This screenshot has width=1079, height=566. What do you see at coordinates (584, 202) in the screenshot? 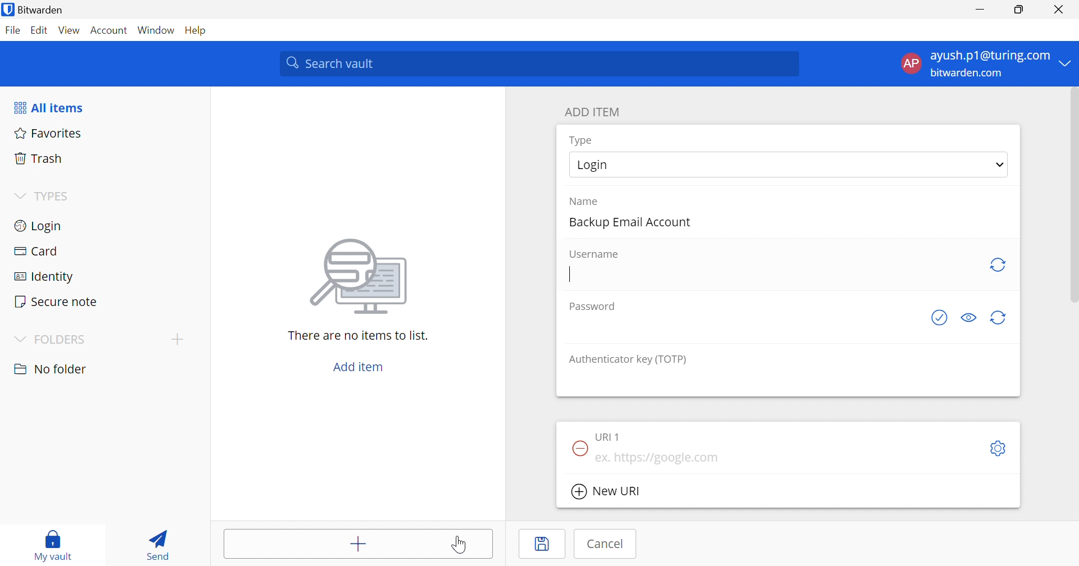
I see `Name` at bounding box center [584, 202].